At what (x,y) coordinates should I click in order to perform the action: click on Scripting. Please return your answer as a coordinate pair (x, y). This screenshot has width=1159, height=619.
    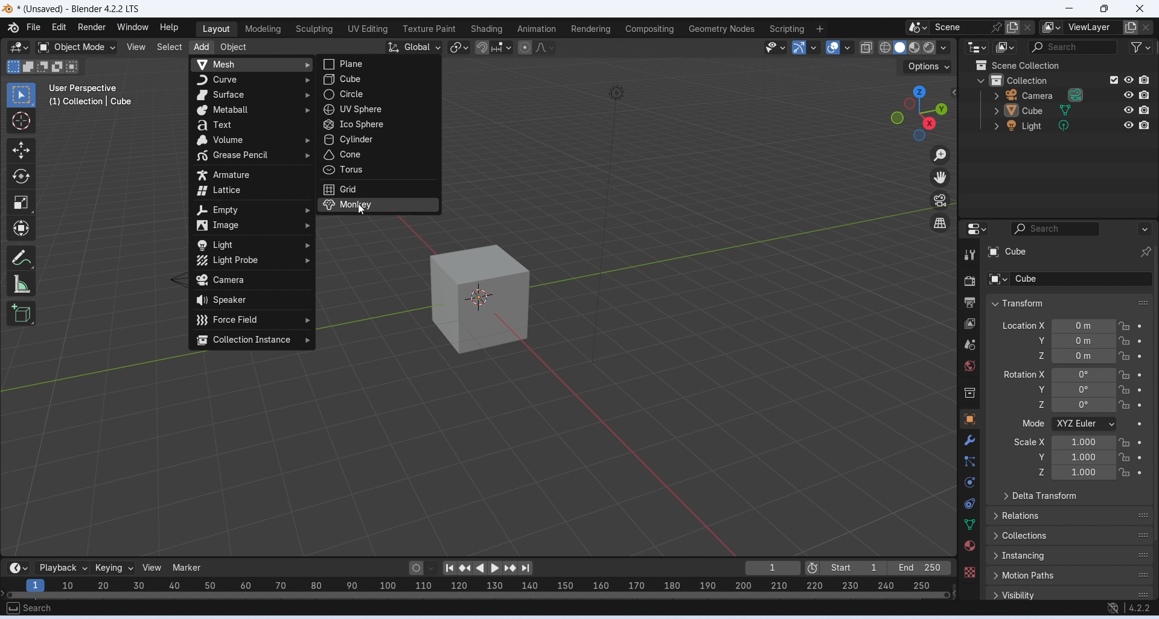
    Looking at the image, I should click on (785, 29).